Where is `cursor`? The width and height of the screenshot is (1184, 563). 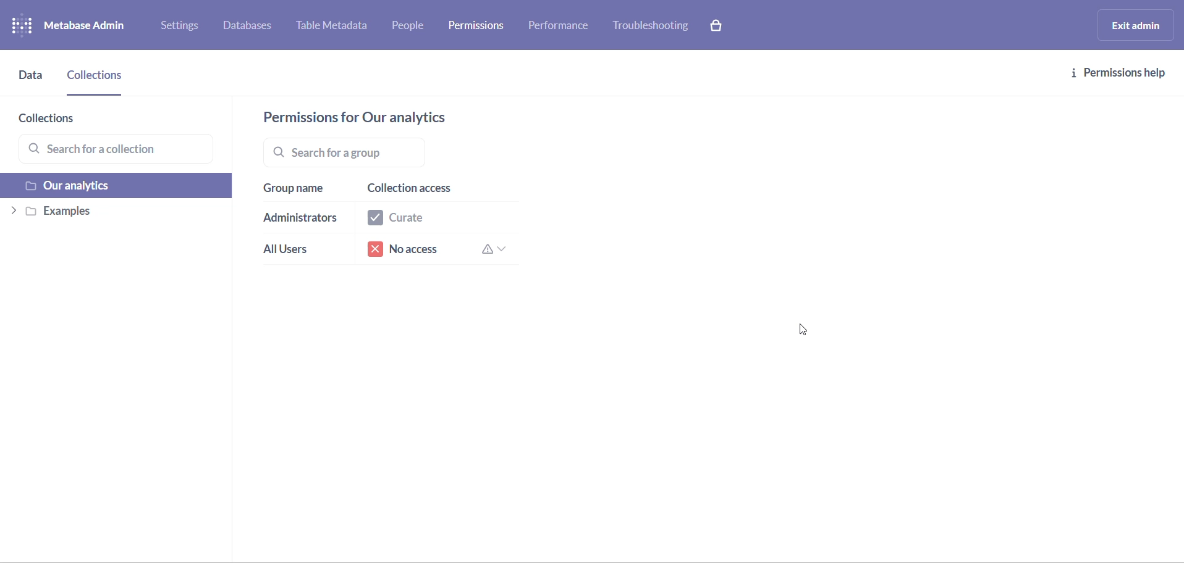
cursor is located at coordinates (806, 332).